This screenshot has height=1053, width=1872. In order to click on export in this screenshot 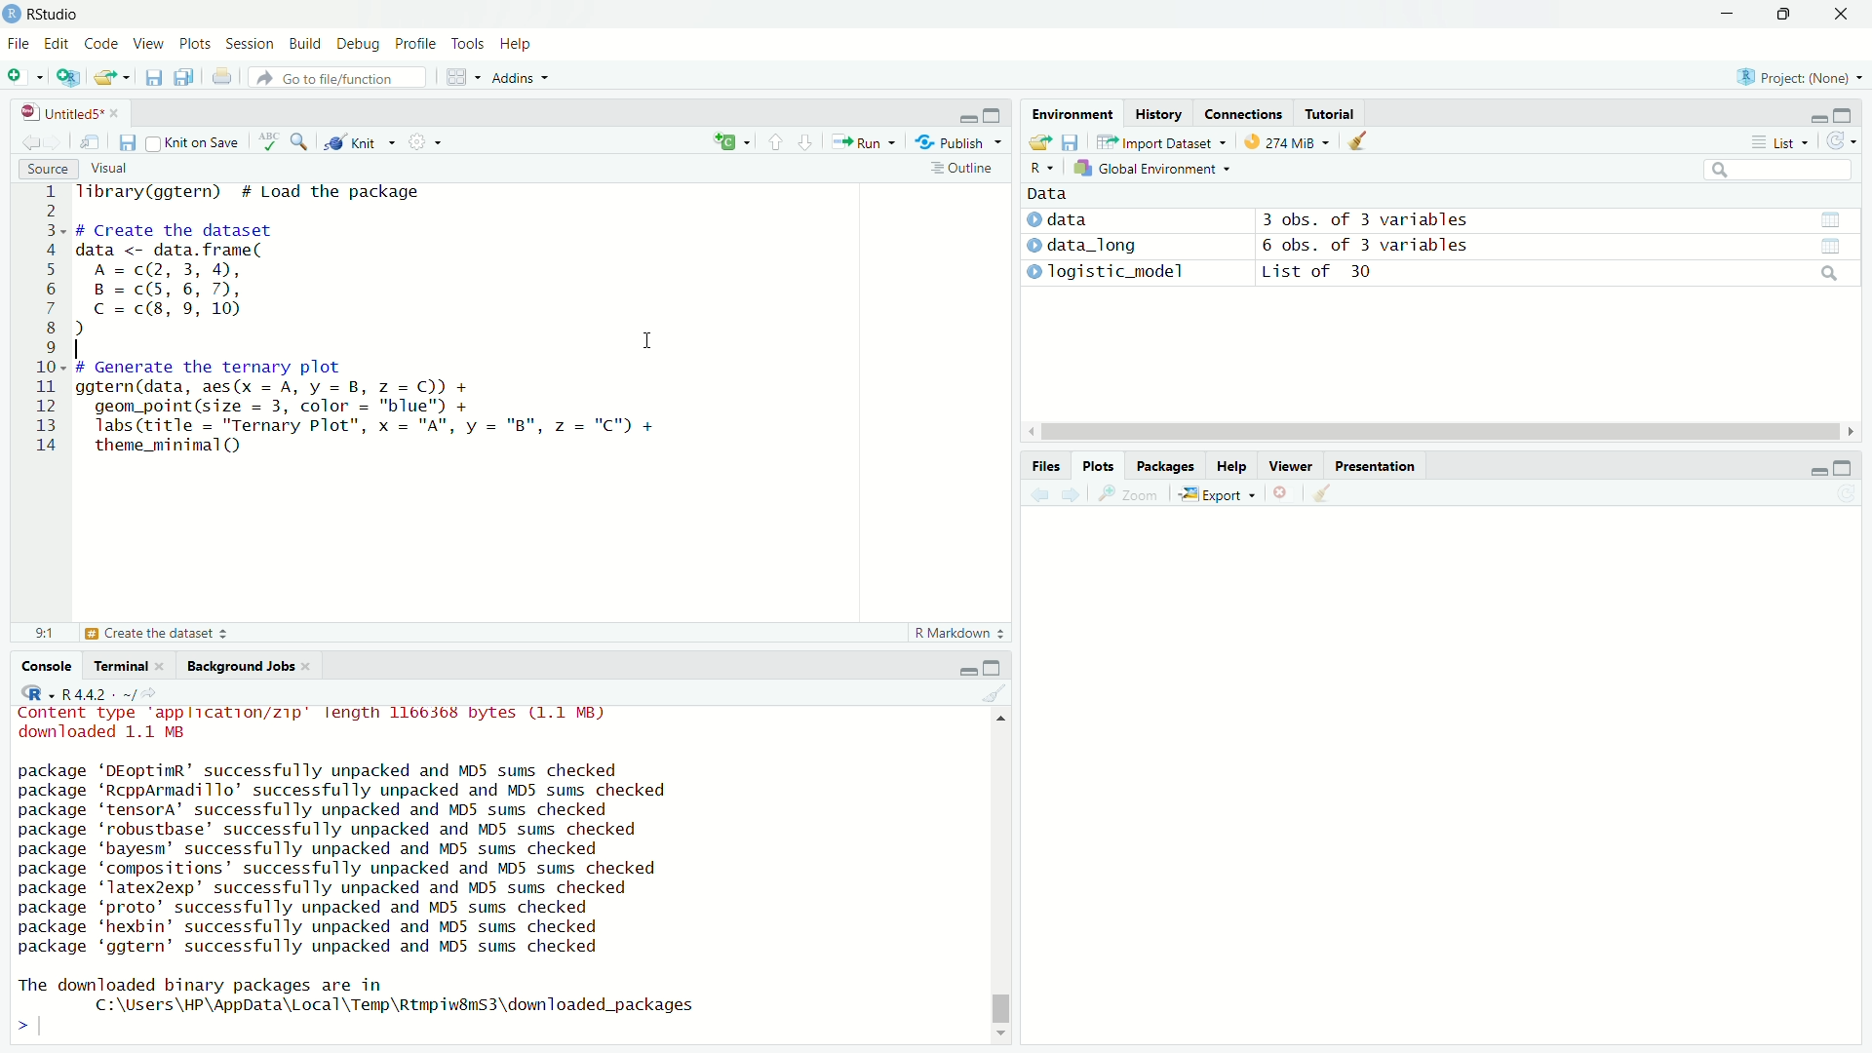, I will do `click(115, 78)`.